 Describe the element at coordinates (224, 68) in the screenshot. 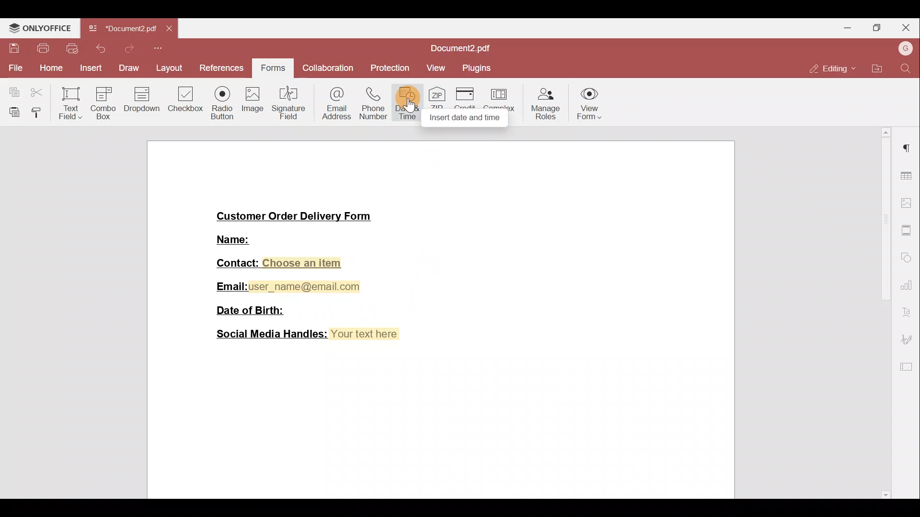

I see `References` at that location.